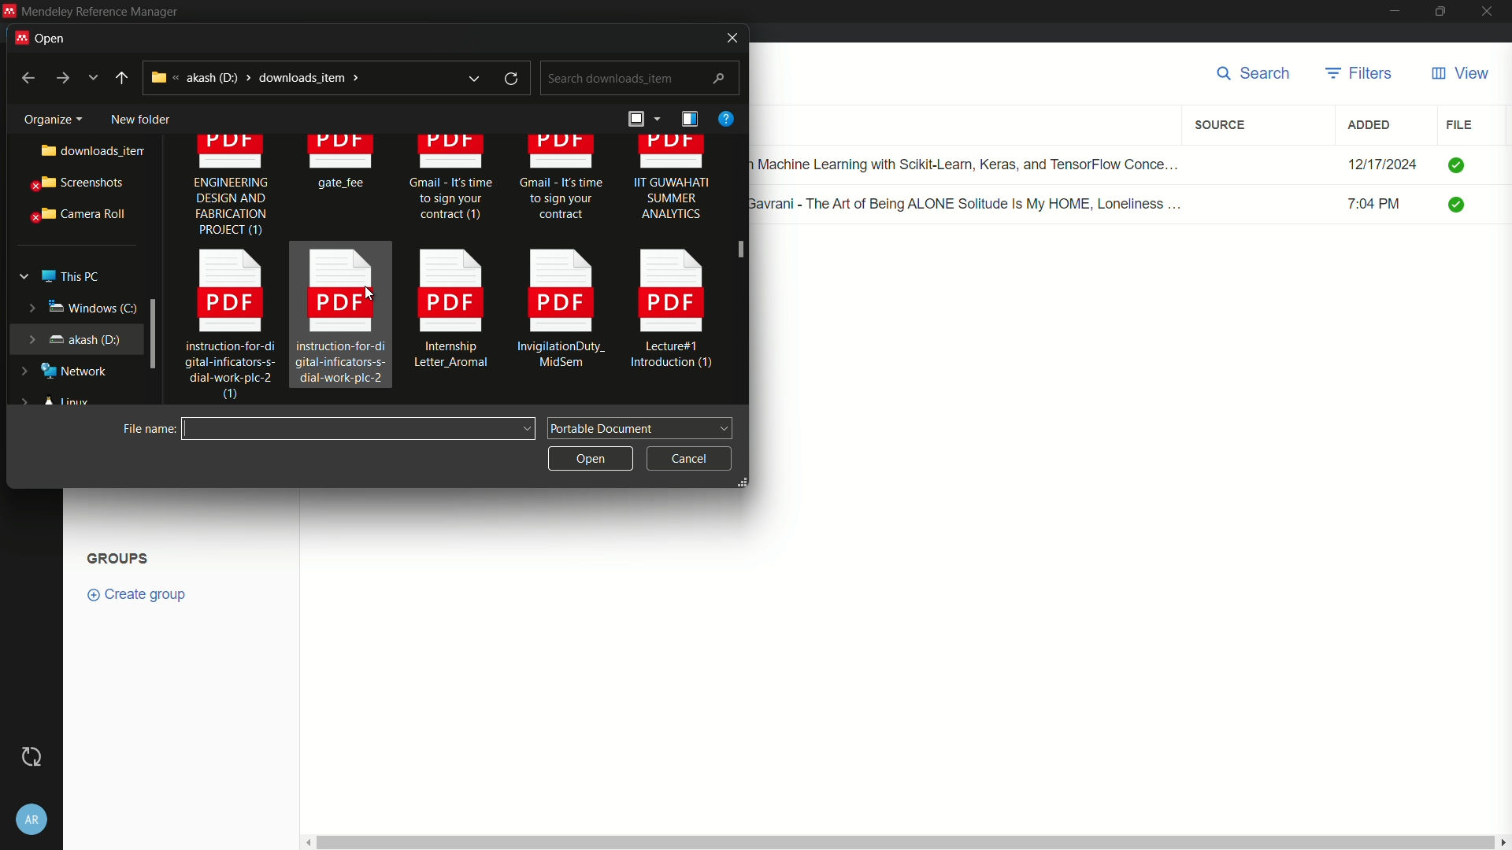  What do you see at coordinates (973, 161) in the screenshot?
I see `Hands-on Machine Learning with Scikit-Learn, Keras, and TensorFlow Conce...` at bounding box center [973, 161].